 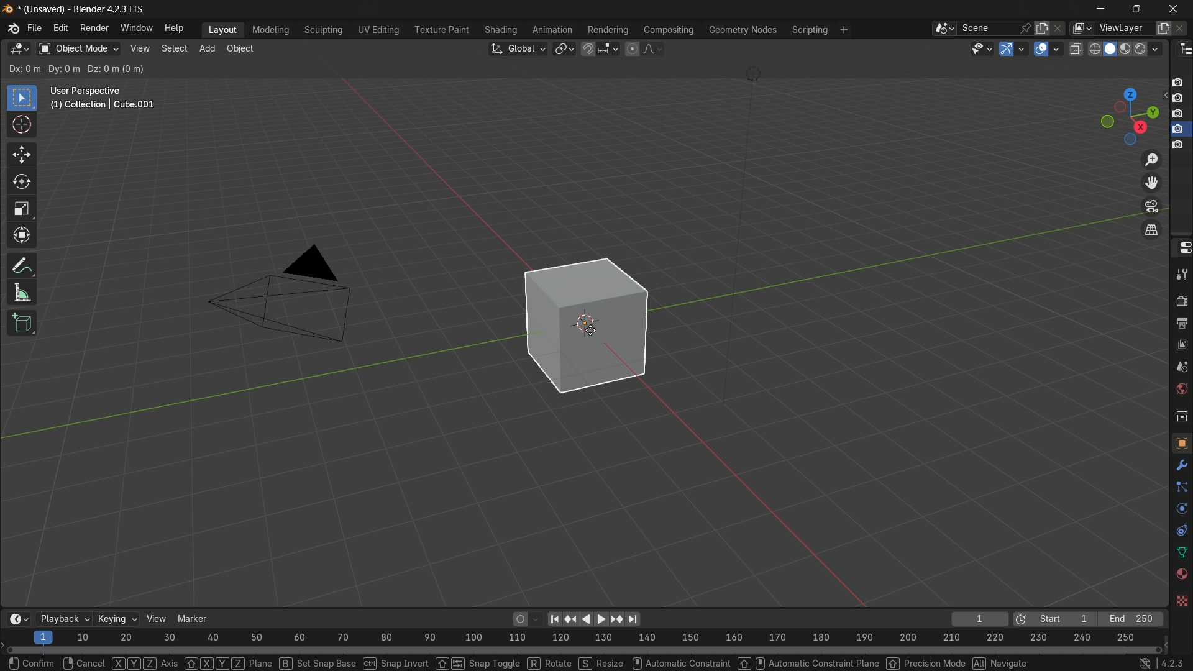 What do you see at coordinates (1181, 365) in the screenshot?
I see `scene` at bounding box center [1181, 365].